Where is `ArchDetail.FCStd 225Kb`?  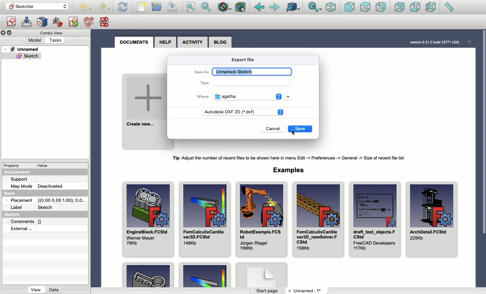
ArchDetail.FCStd 225Kb is located at coordinates (433, 220).